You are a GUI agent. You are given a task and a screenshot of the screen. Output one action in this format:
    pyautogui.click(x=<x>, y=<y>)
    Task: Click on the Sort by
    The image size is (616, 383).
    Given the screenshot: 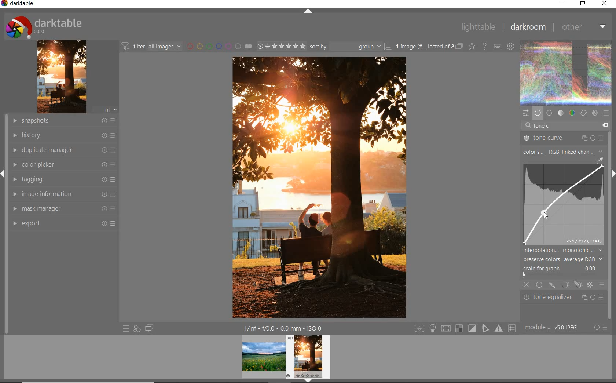 What is the action you would take?
    pyautogui.click(x=350, y=47)
    